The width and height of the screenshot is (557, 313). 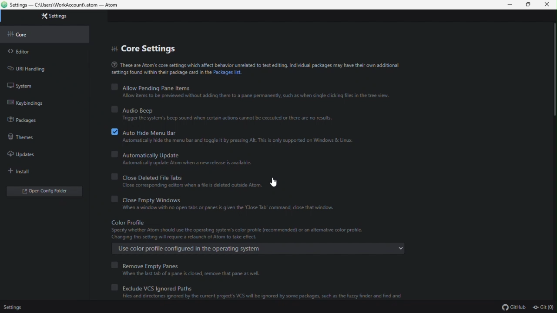 What do you see at coordinates (44, 191) in the screenshot?
I see `open Config editor` at bounding box center [44, 191].